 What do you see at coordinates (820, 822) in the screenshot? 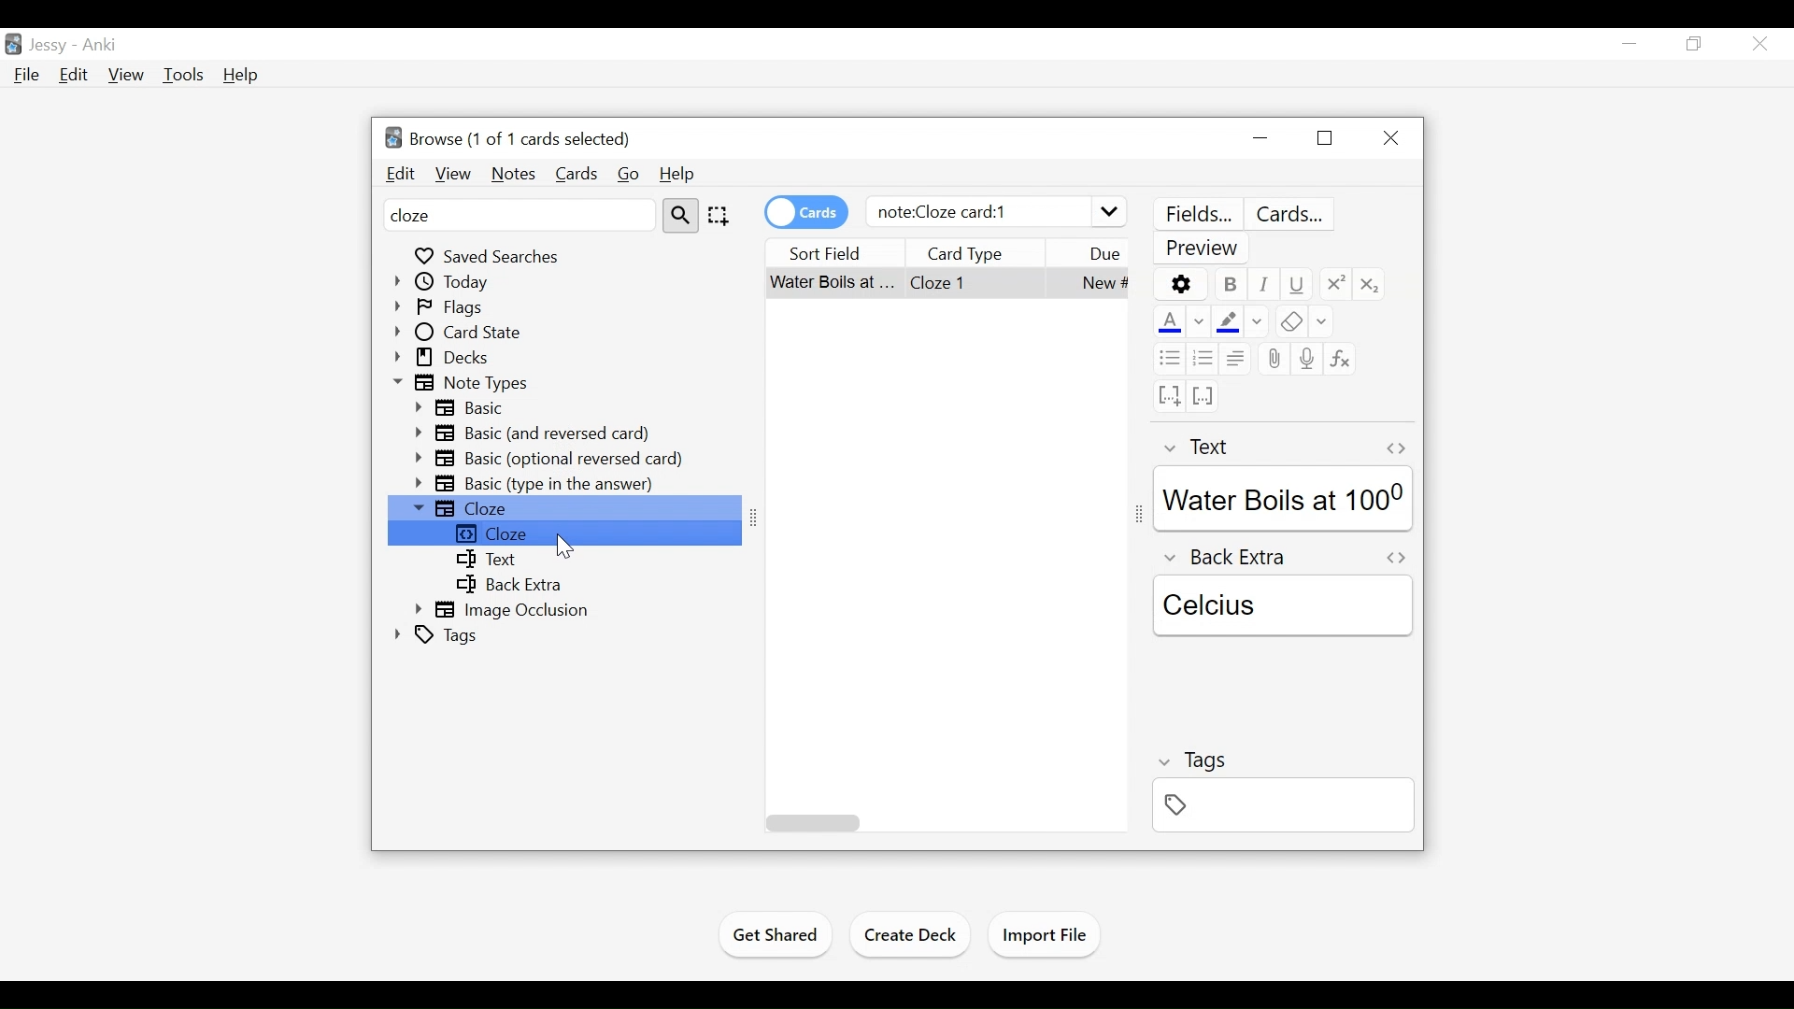
I see `Horizontal Scroll bar` at bounding box center [820, 822].